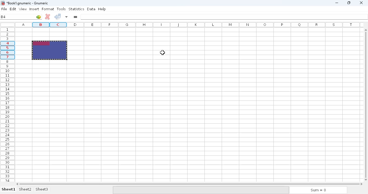  I want to click on sheet3, so click(42, 189).